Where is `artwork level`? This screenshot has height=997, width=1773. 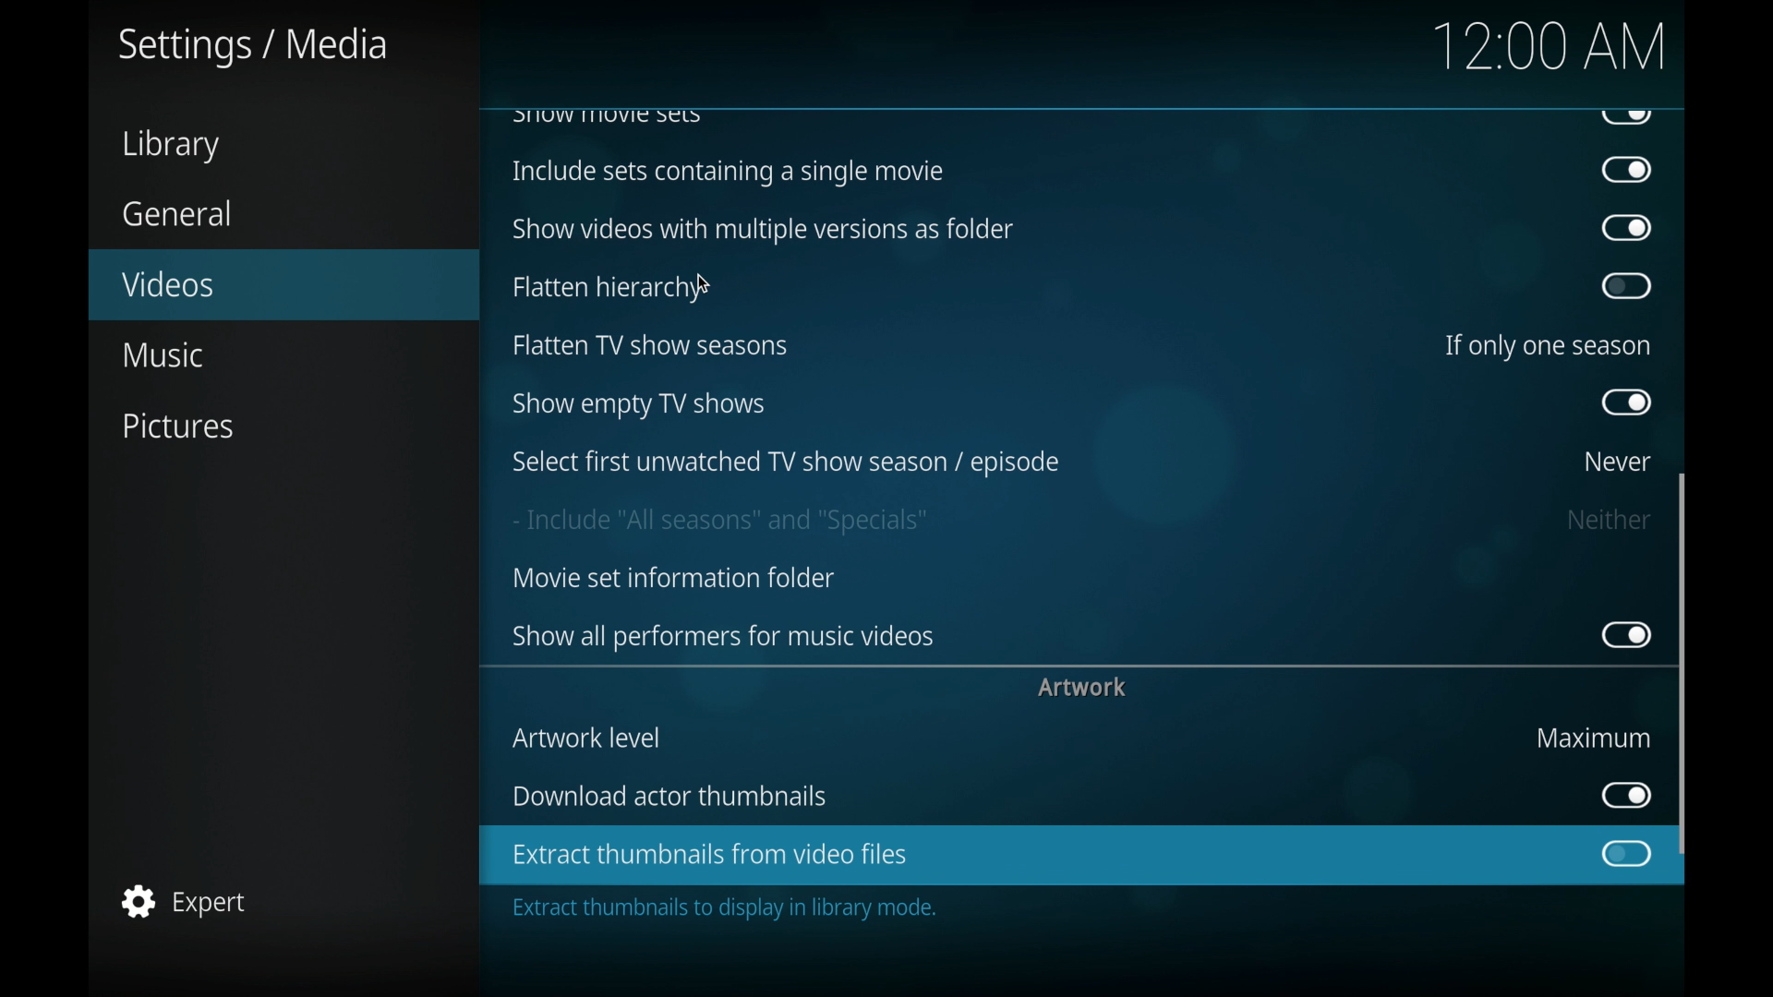
artwork level is located at coordinates (585, 738).